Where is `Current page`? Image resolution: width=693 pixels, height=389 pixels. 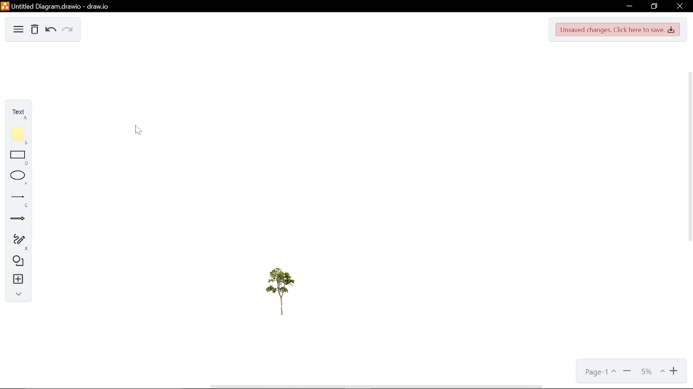 Current page is located at coordinates (597, 373).